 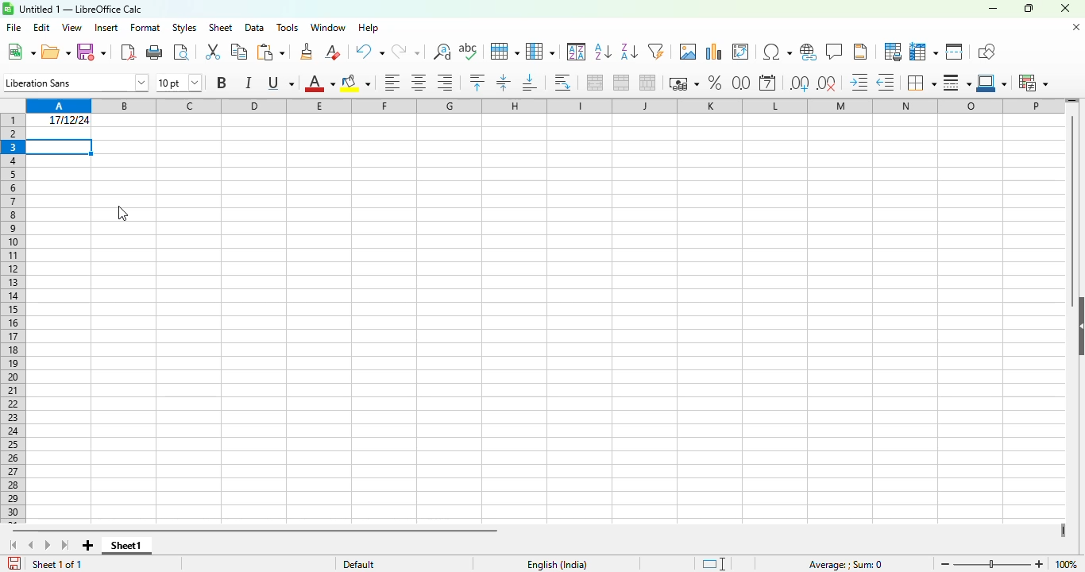 What do you see at coordinates (106, 27) in the screenshot?
I see `insert` at bounding box center [106, 27].